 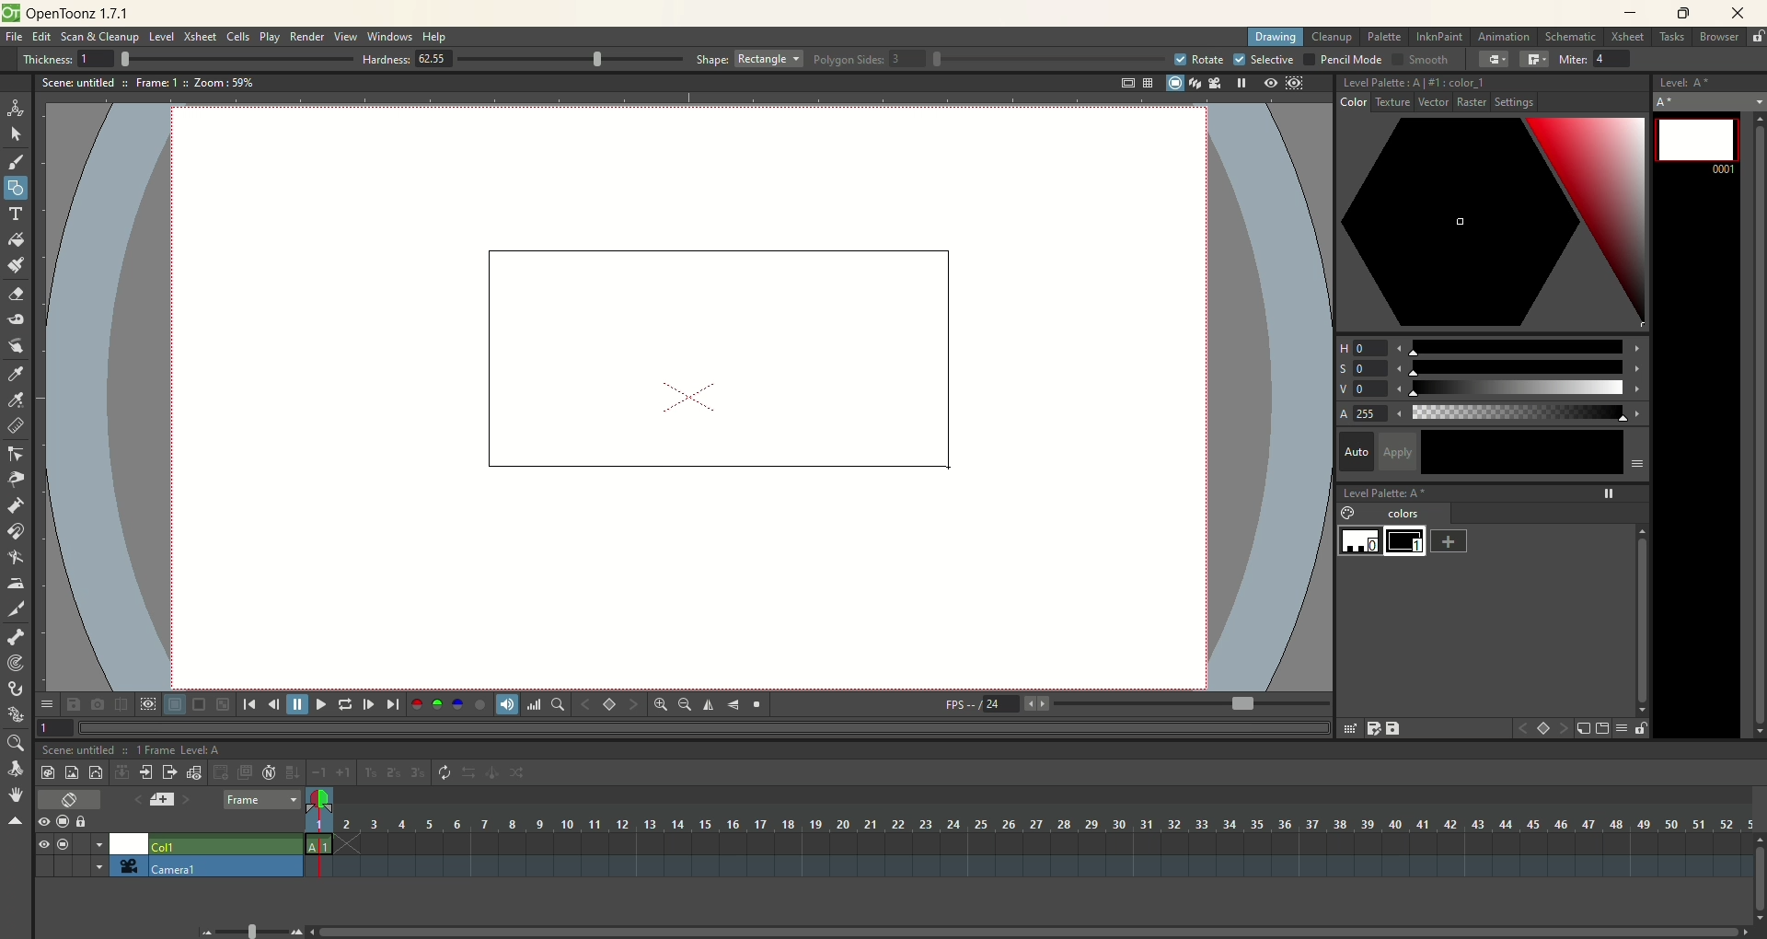 I want to click on iron, so click(x=15, y=583).